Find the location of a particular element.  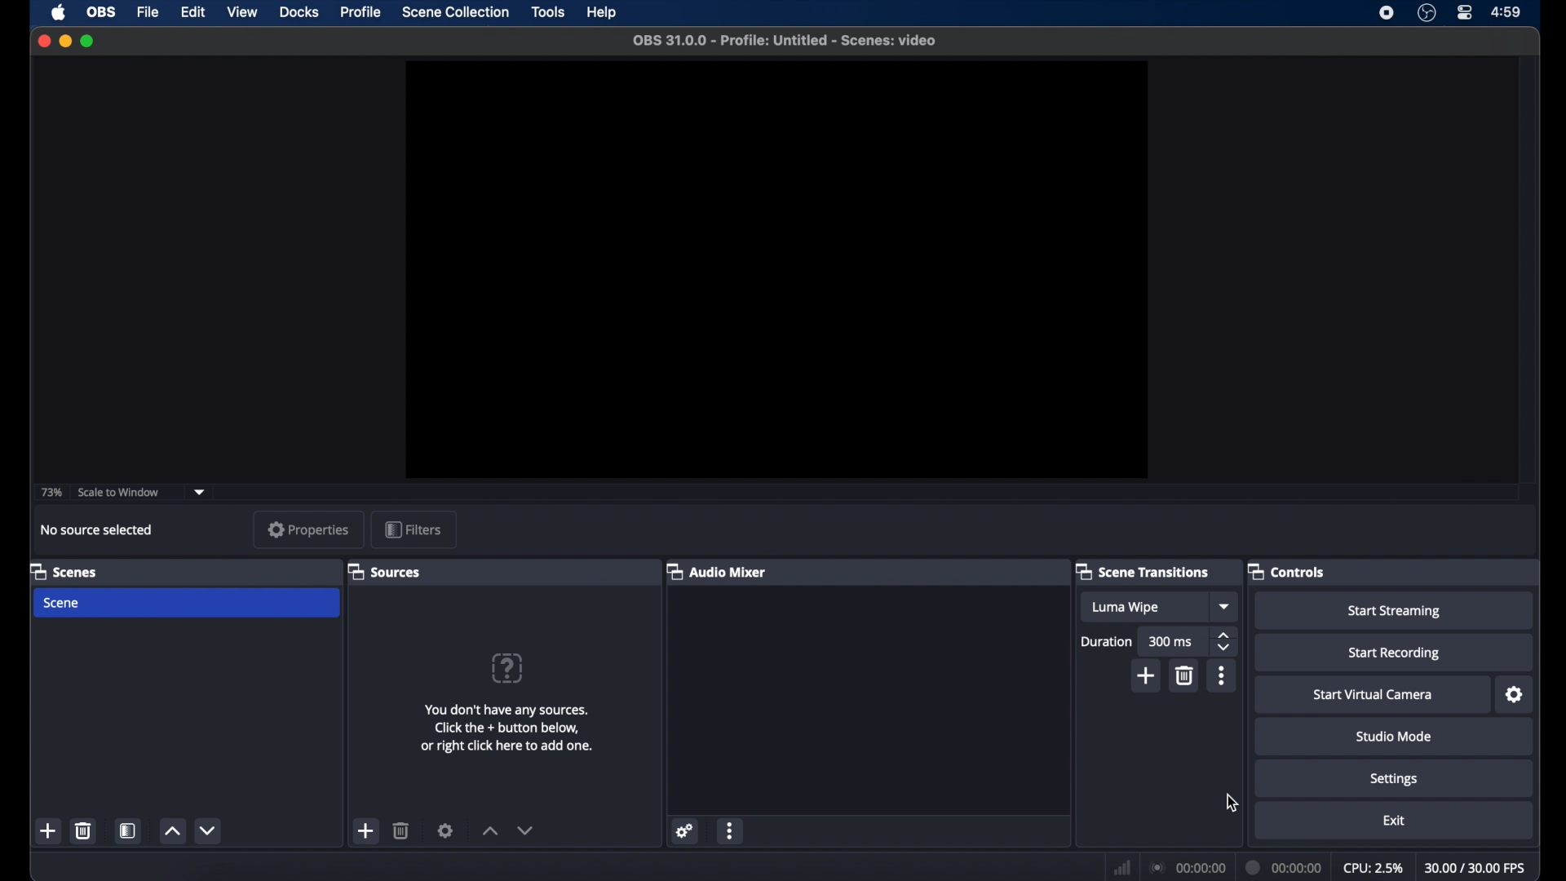

start recording is located at coordinates (1393, 653).